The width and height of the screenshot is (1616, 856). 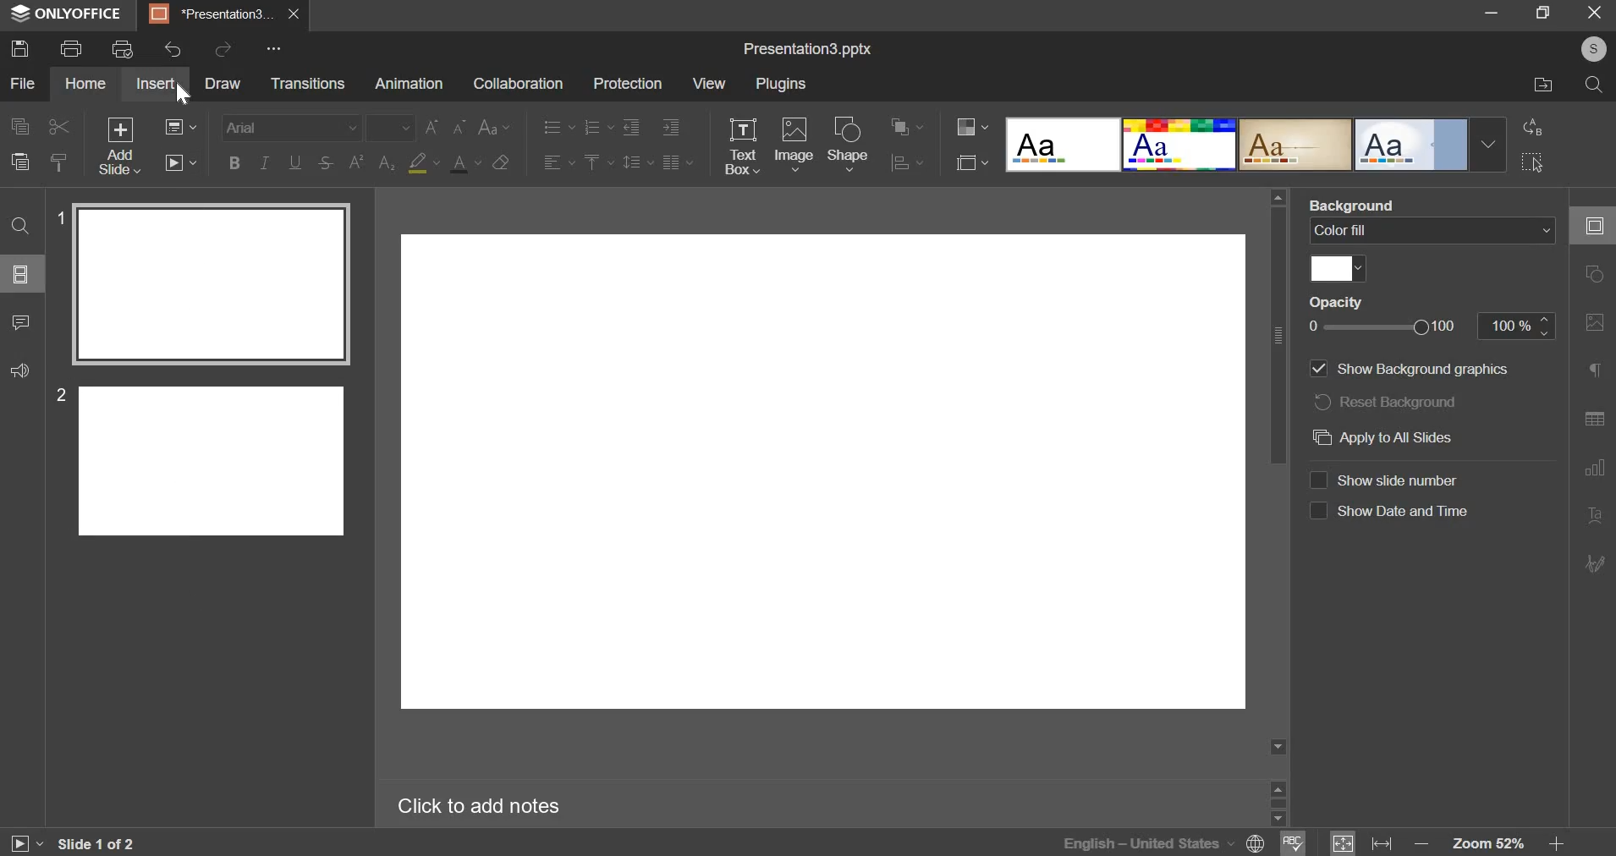 I want to click on editor, so click(x=824, y=475).